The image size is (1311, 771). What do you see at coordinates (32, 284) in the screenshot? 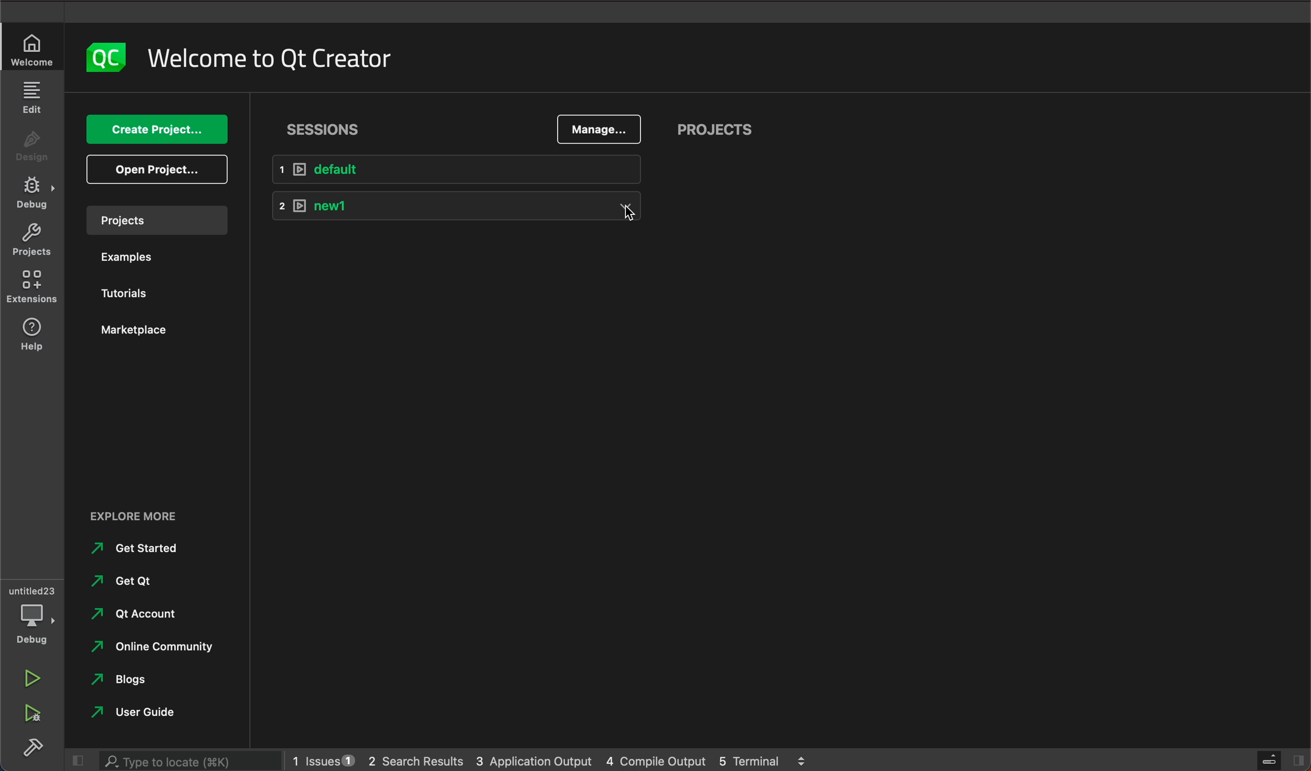
I see `extension` at bounding box center [32, 284].